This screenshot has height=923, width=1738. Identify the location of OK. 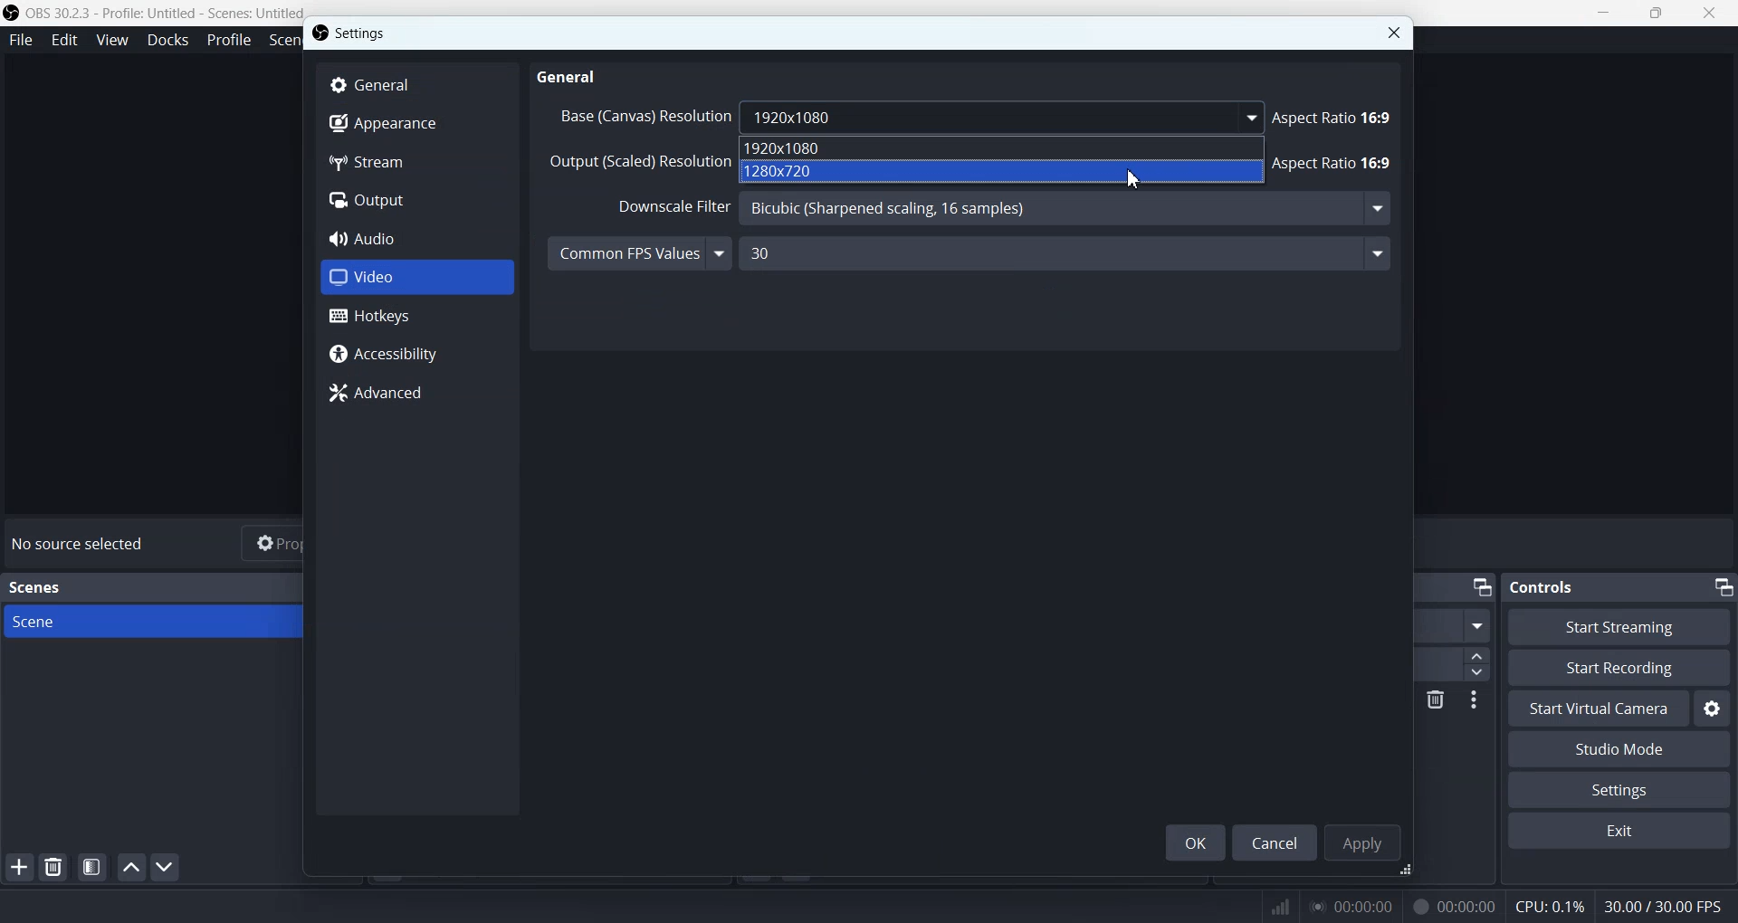
(1195, 842).